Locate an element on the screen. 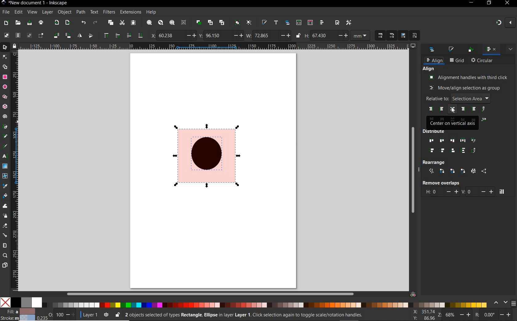 The width and height of the screenshot is (517, 321). object flip vertical is located at coordinates (90, 35).